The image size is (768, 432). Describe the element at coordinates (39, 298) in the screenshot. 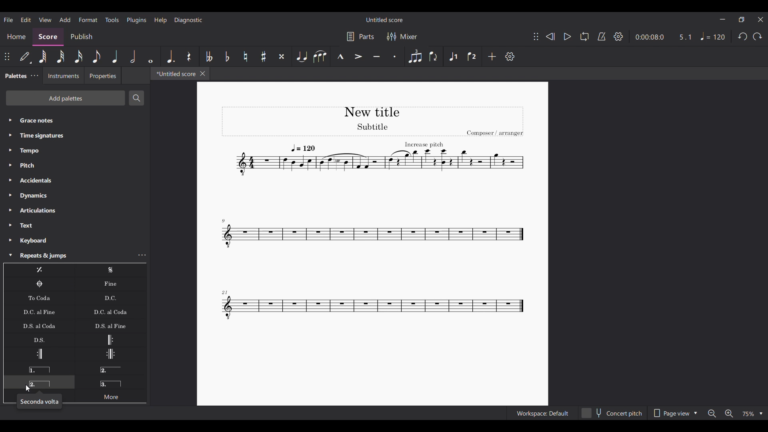

I see `To Coda` at that location.